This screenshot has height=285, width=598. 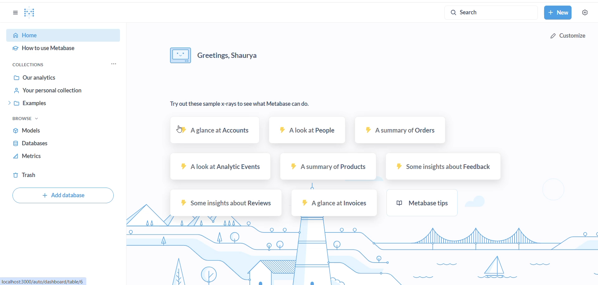 What do you see at coordinates (66, 78) in the screenshot?
I see `our analytics` at bounding box center [66, 78].